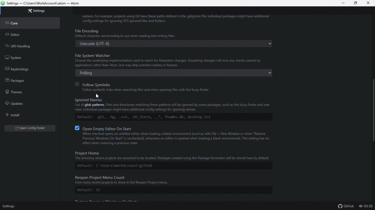 Image resolution: width=375 pixels, height=210 pixels. Describe the element at coordinates (41, 4) in the screenshot. I see `Settings - C:\users\workAccount\.atom - Atom` at that location.